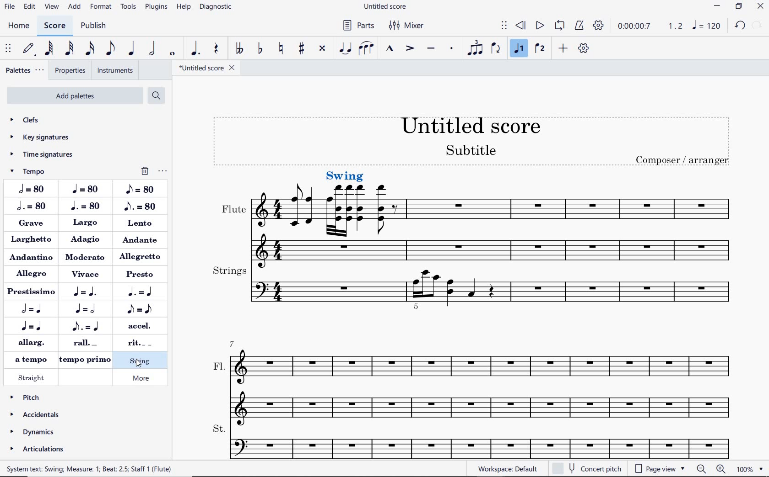  I want to click on ALLEGRO, so click(33, 274).